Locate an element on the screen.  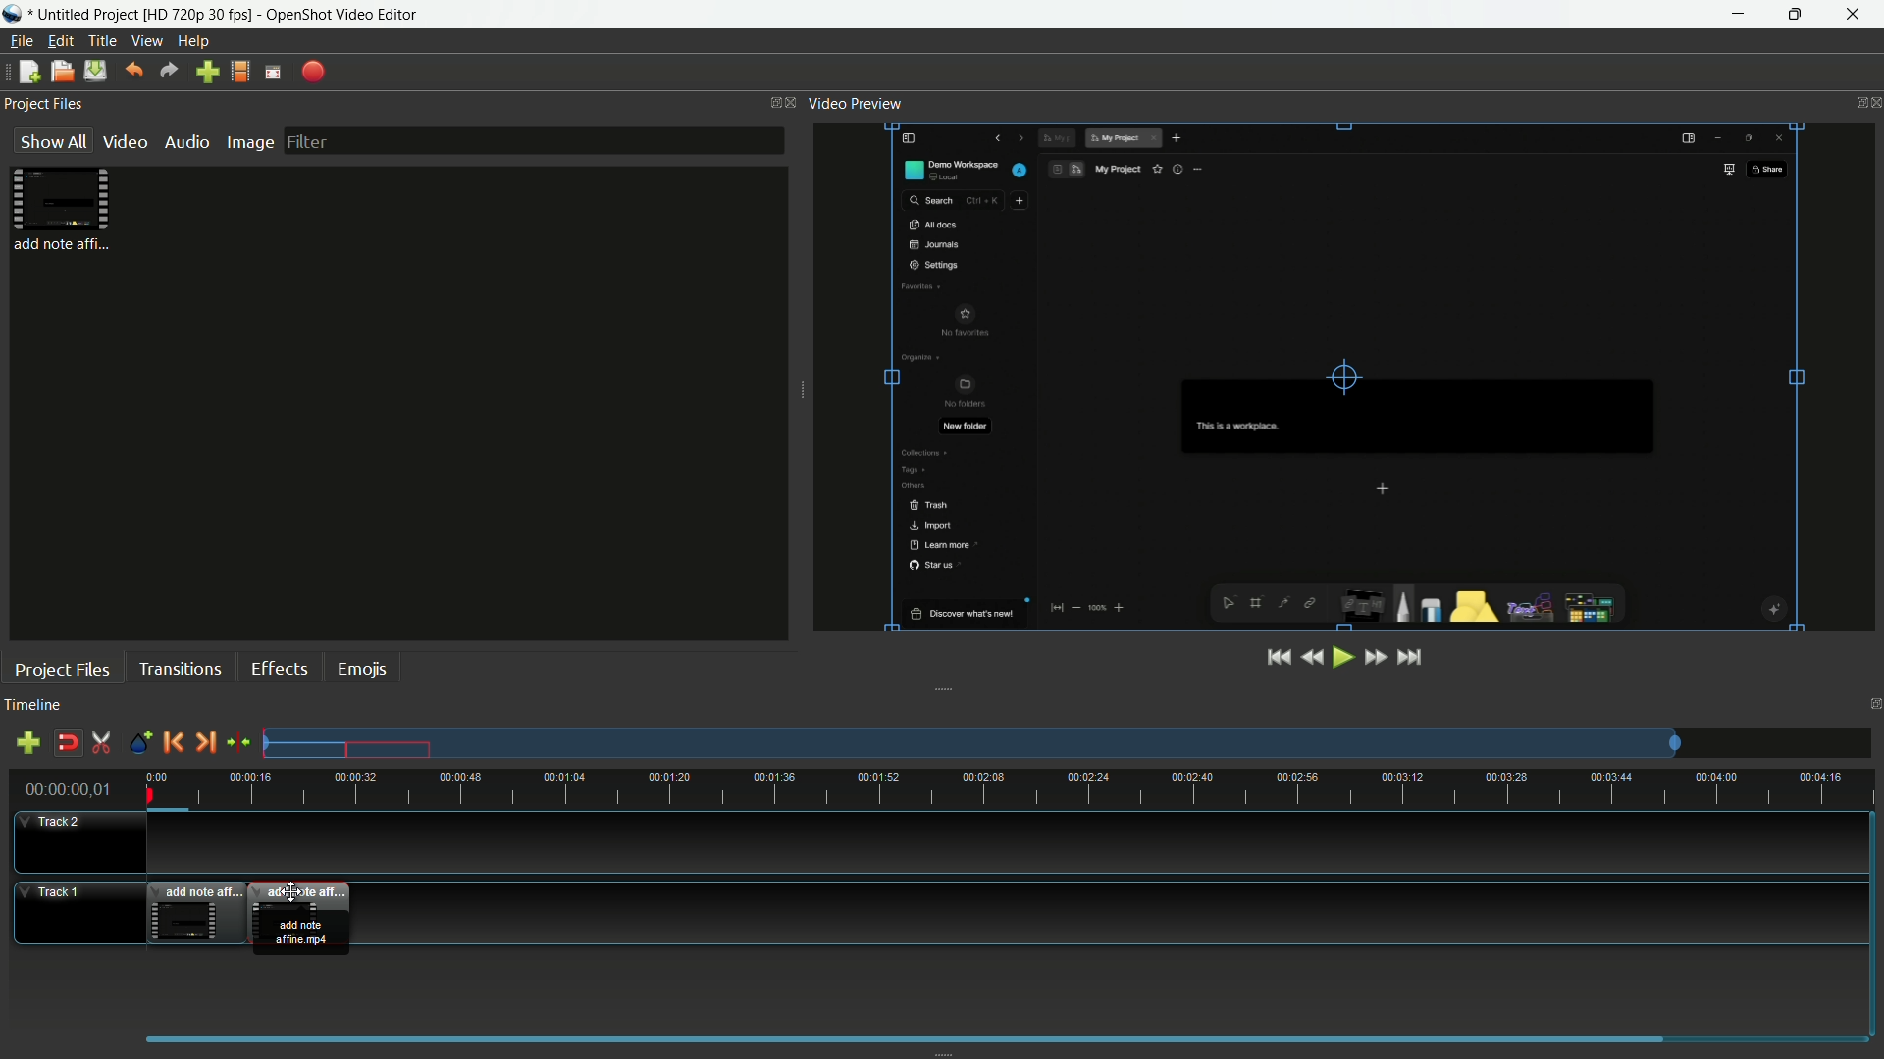
import files is located at coordinates (206, 73).